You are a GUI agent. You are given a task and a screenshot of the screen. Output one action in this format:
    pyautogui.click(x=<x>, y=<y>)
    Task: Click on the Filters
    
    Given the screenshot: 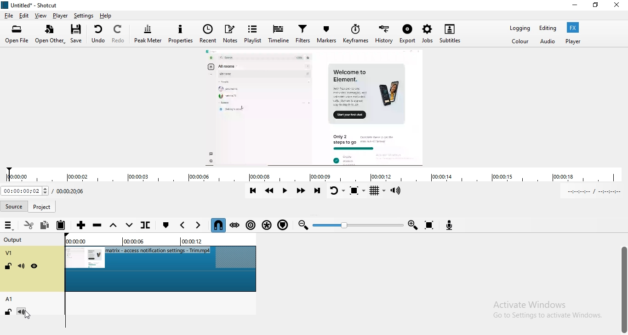 What is the action you would take?
    pyautogui.click(x=303, y=35)
    